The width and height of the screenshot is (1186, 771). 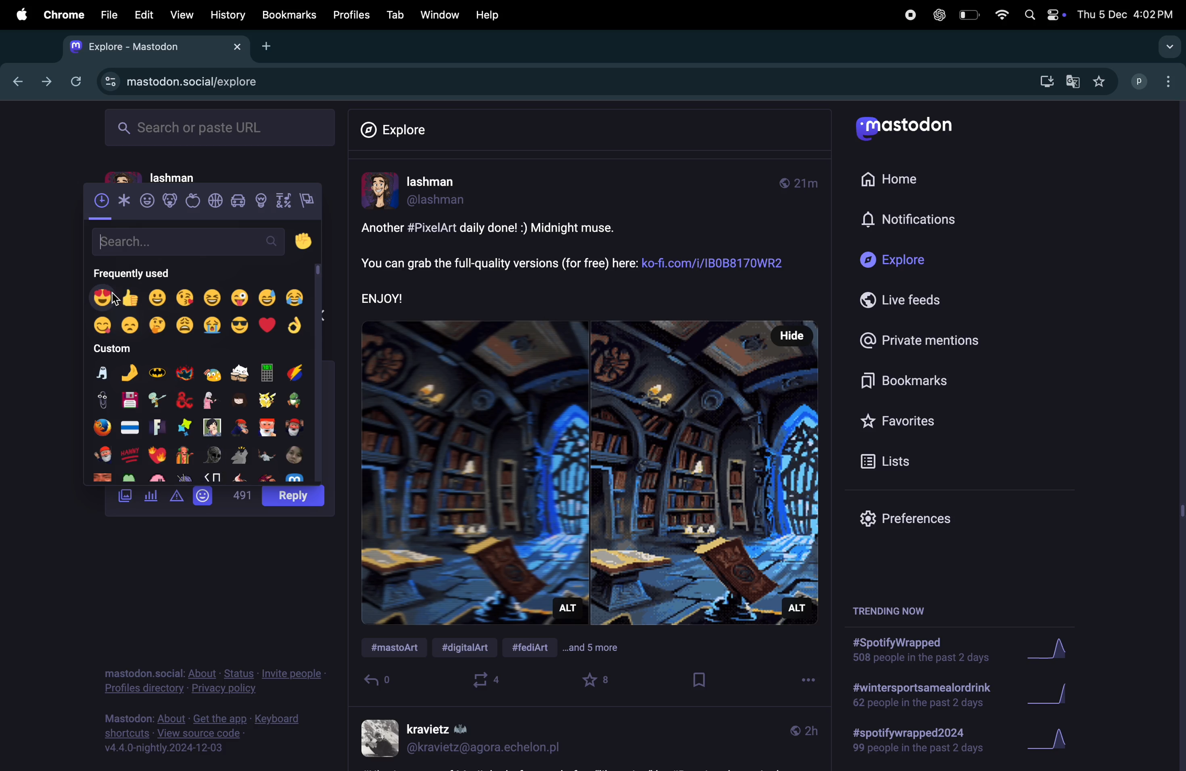 What do you see at coordinates (203, 202) in the screenshot?
I see `view recent emojis` at bounding box center [203, 202].